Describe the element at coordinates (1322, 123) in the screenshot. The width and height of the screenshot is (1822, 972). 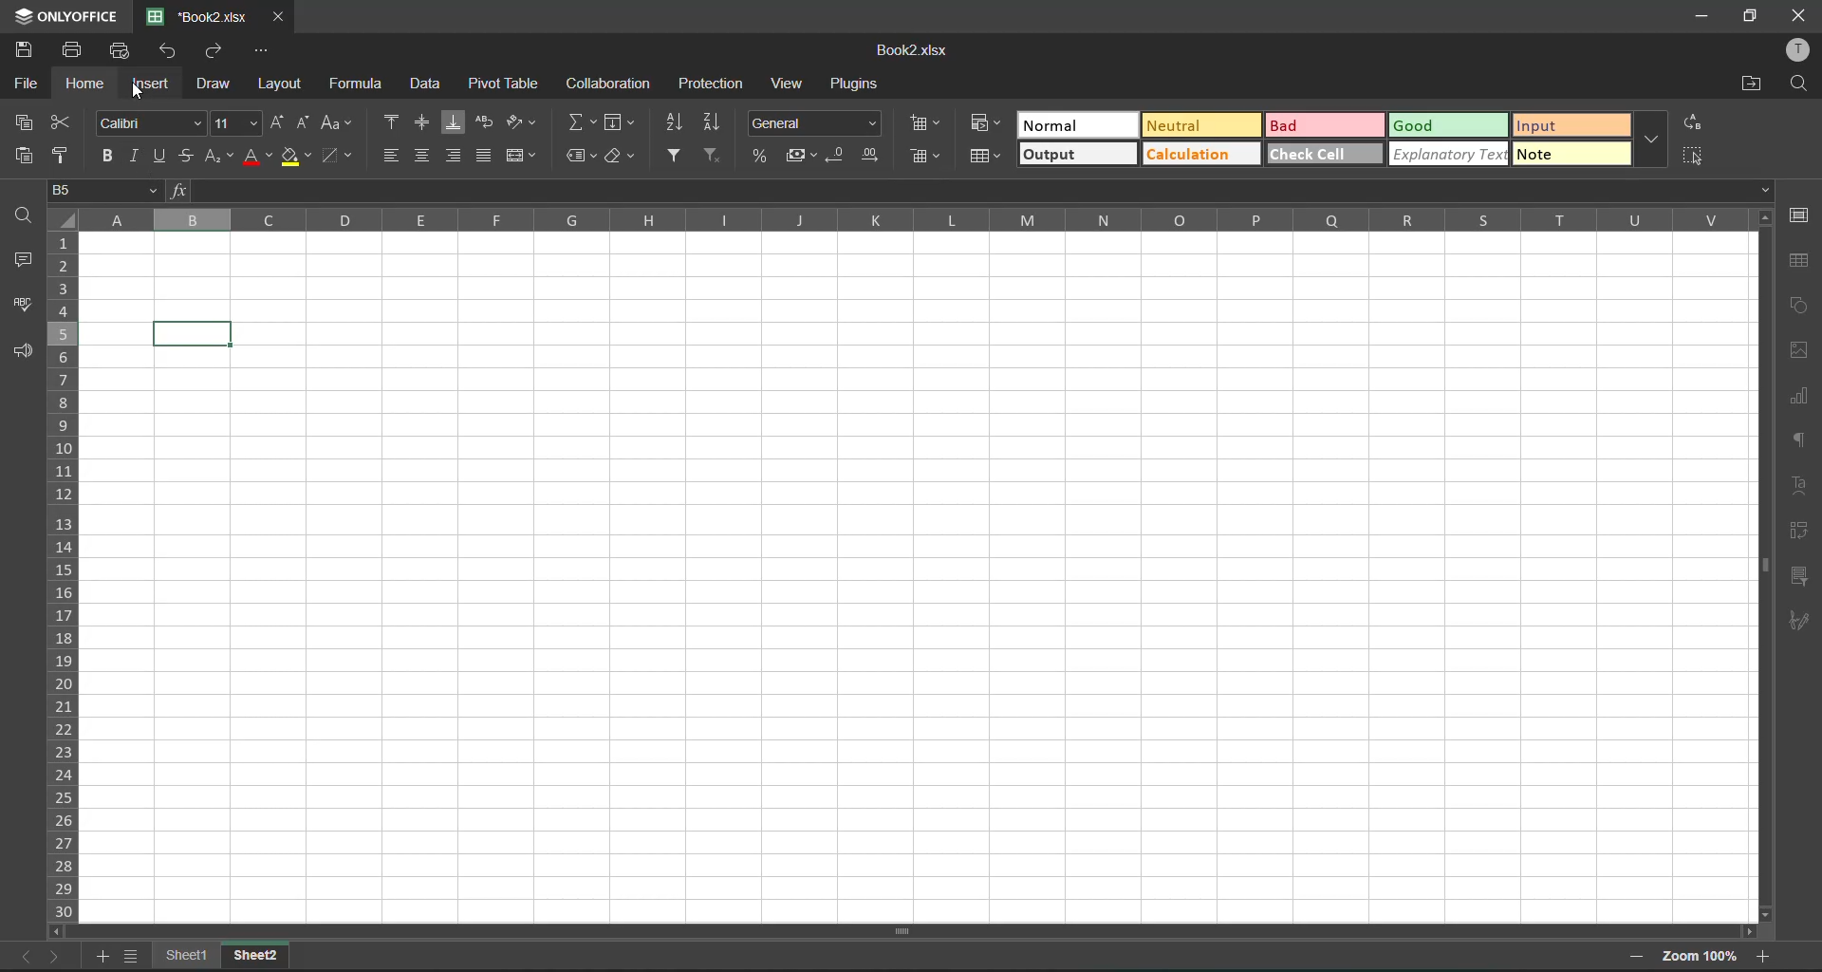
I see `bad` at that location.